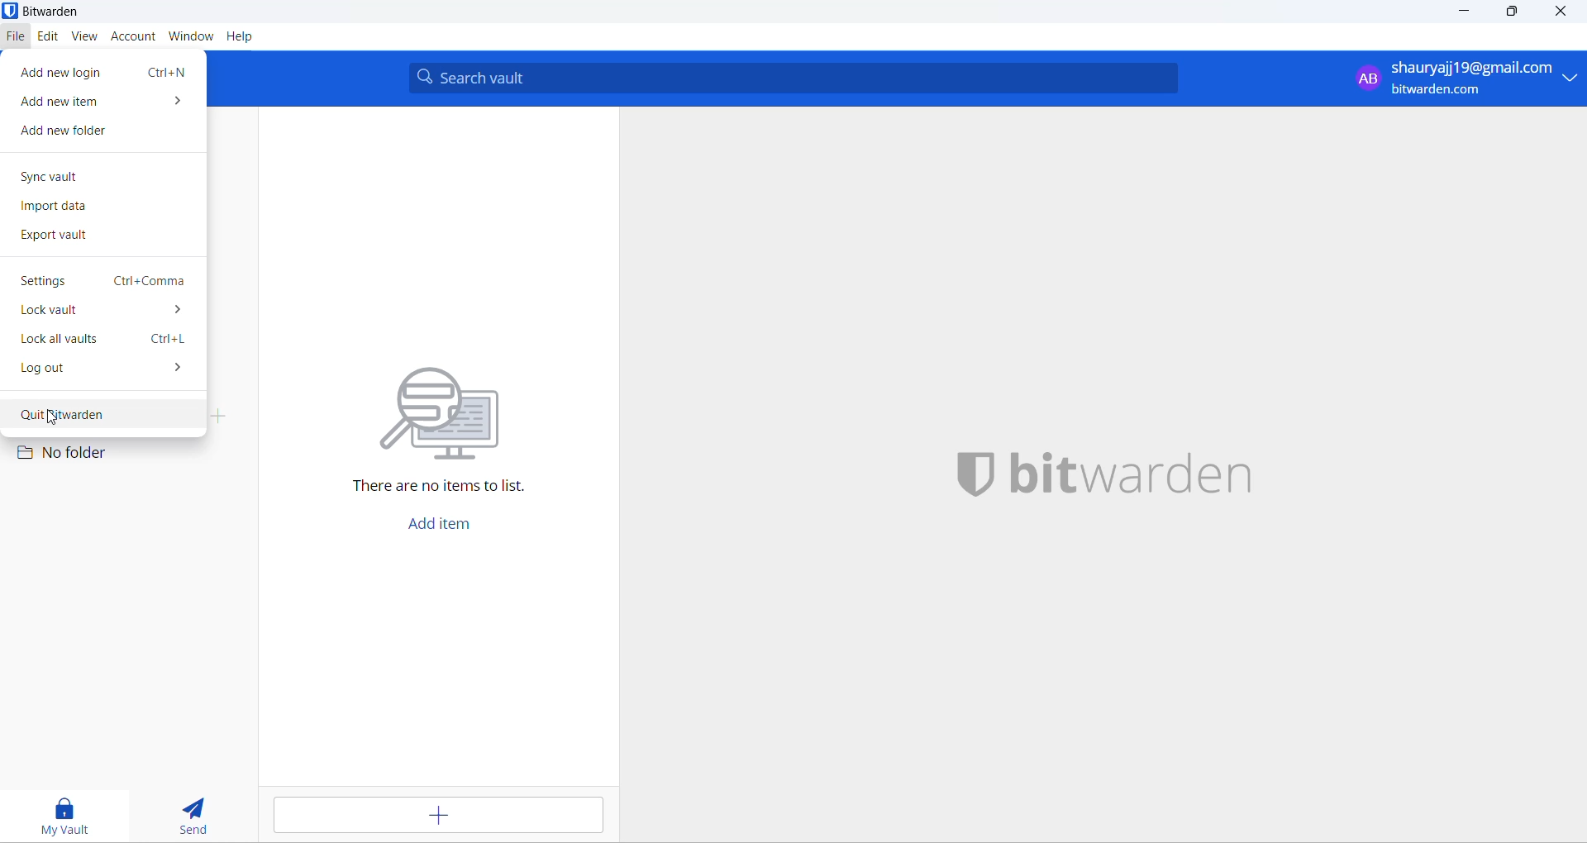  I want to click on setting, so click(103, 279).